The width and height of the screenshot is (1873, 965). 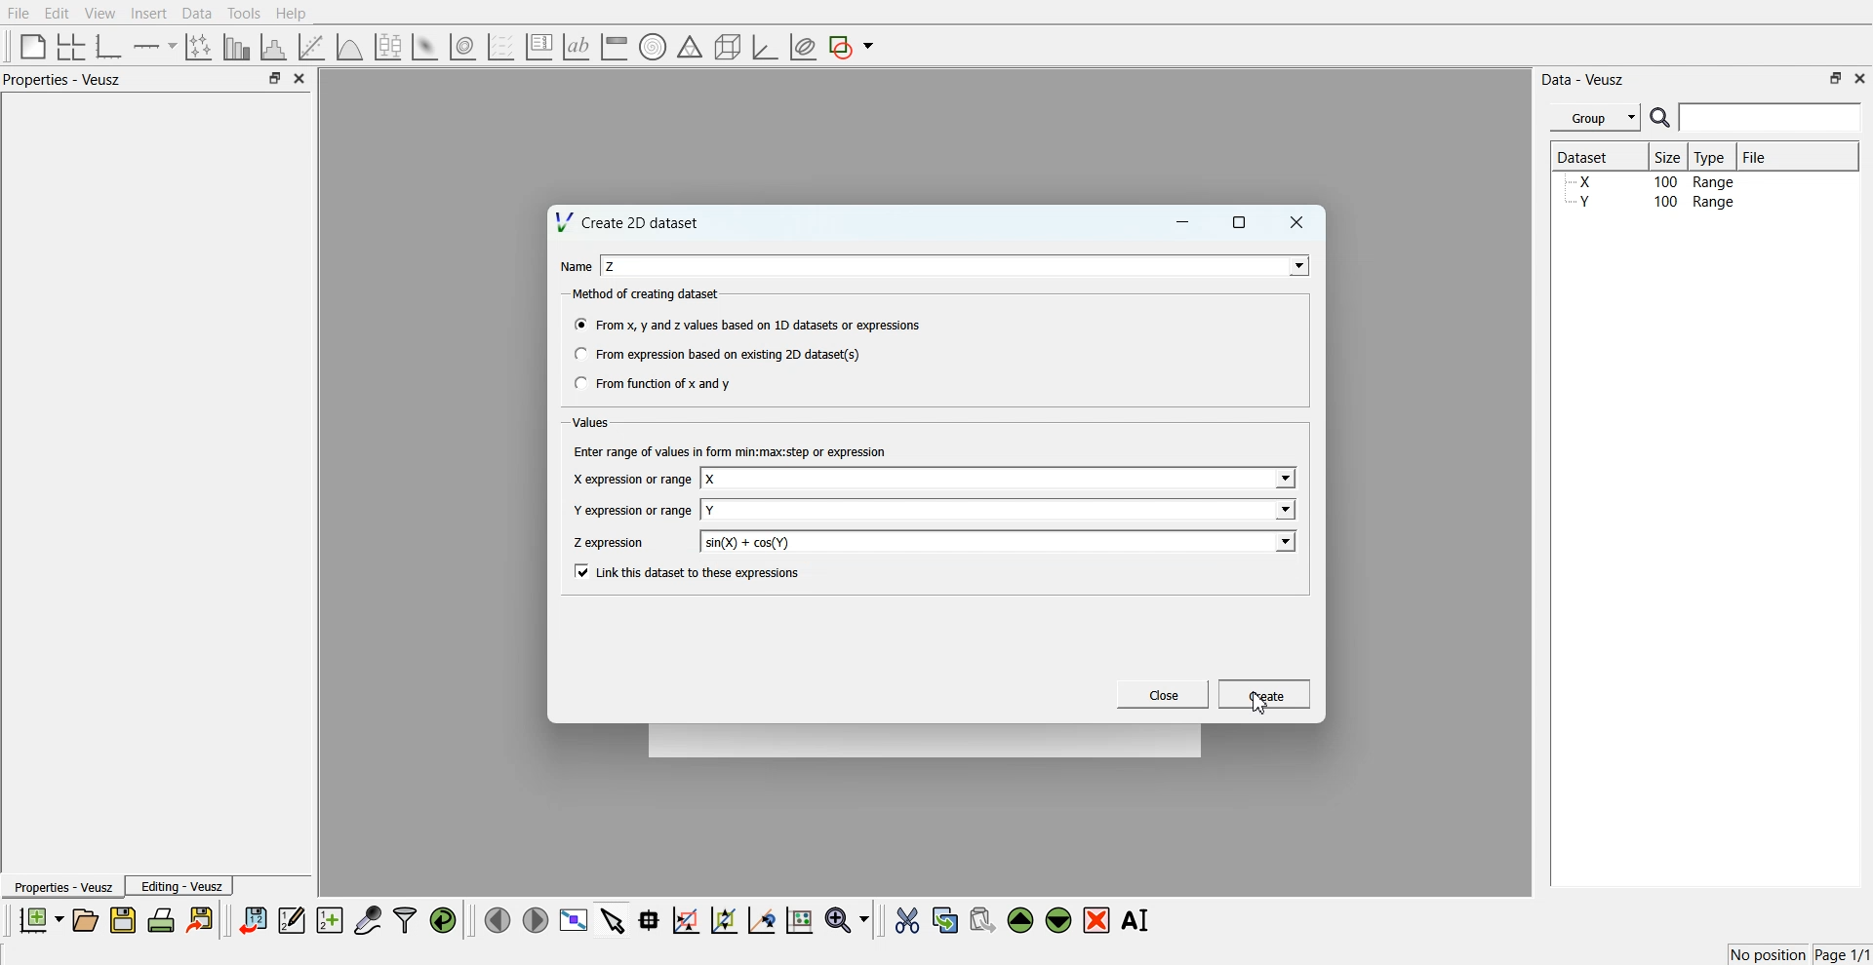 I want to click on Y, so click(x=711, y=510).